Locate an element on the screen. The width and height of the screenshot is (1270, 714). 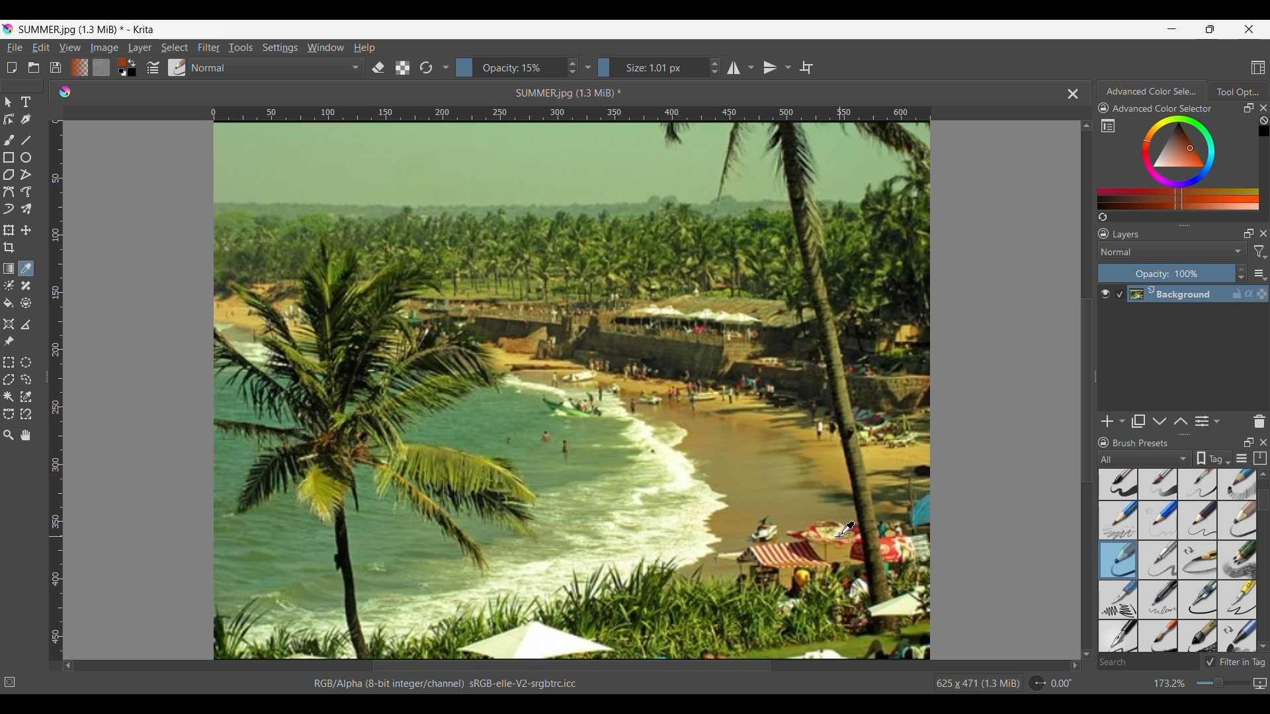
Text tool is located at coordinates (26, 102).